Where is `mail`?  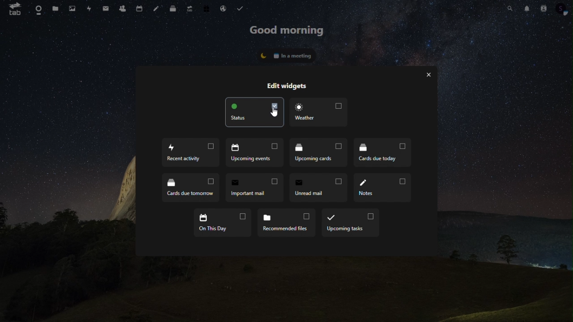
mail is located at coordinates (104, 9).